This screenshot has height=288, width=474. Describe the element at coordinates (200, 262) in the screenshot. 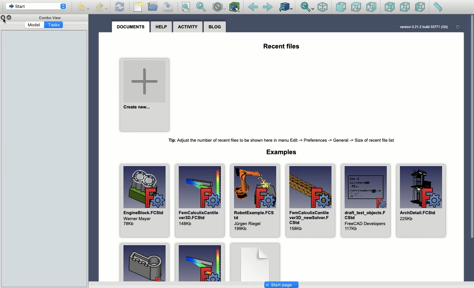

I see `Example` at that location.